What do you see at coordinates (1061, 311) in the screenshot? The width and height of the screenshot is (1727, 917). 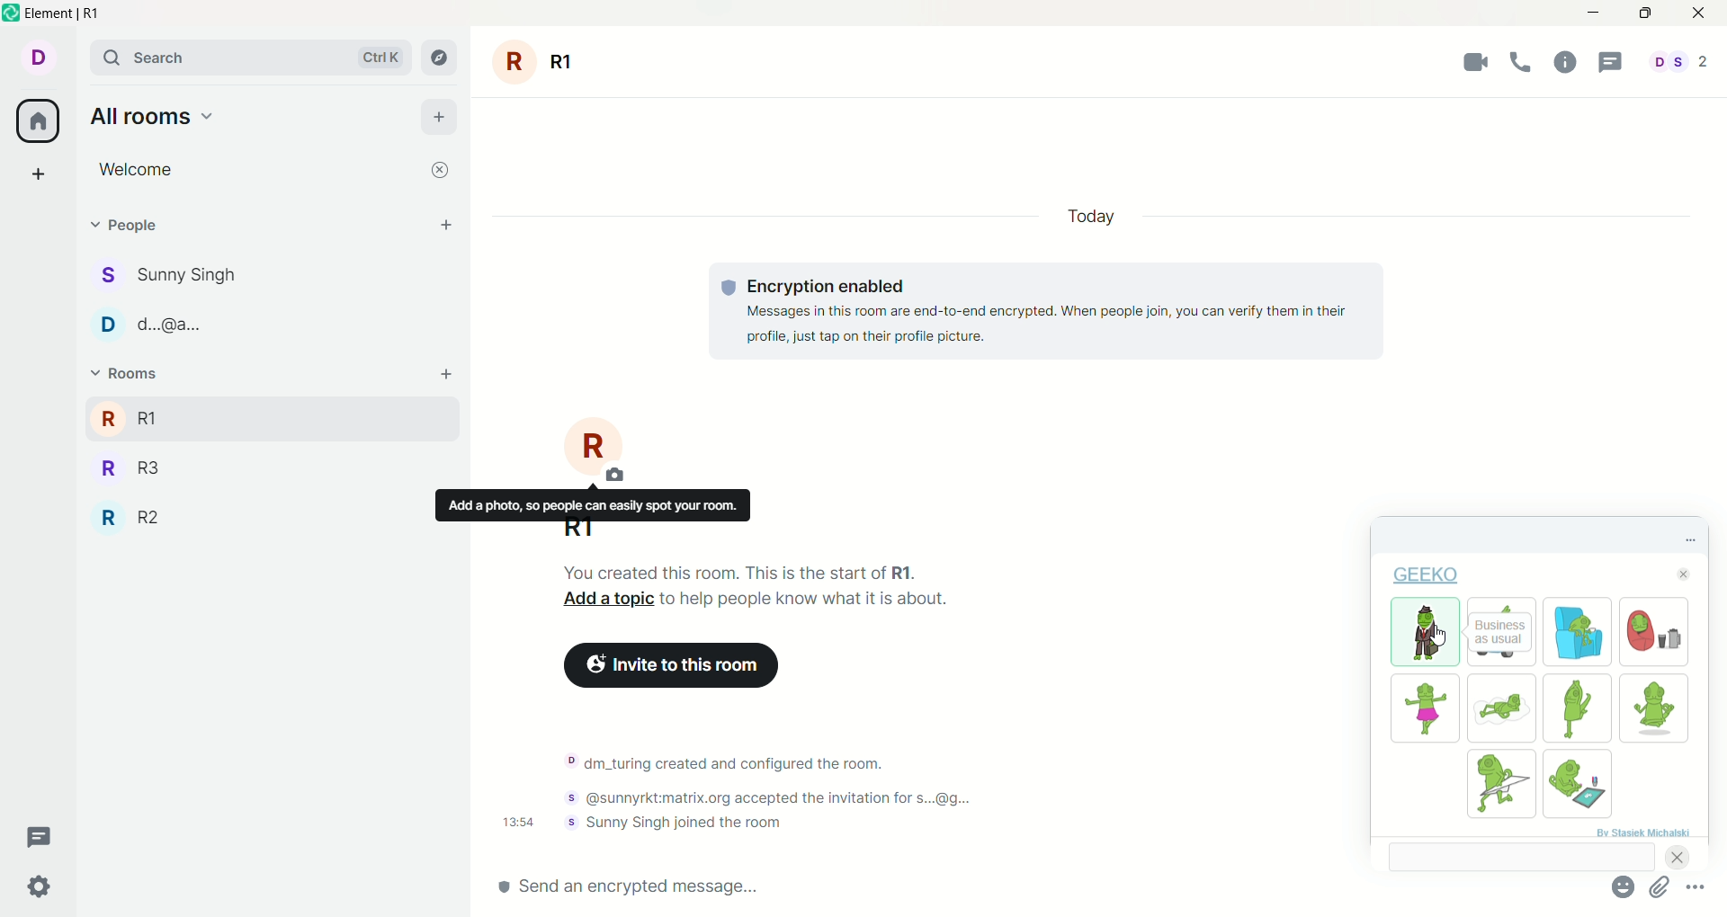 I see `text` at bounding box center [1061, 311].